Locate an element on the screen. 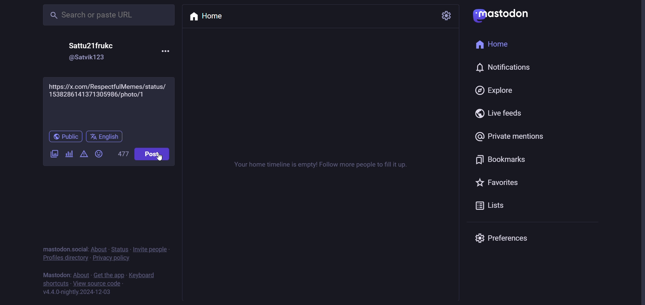 Image resolution: width=645 pixels, height=305 pixels. Search or paste URL is located at coordinates (101, 15).